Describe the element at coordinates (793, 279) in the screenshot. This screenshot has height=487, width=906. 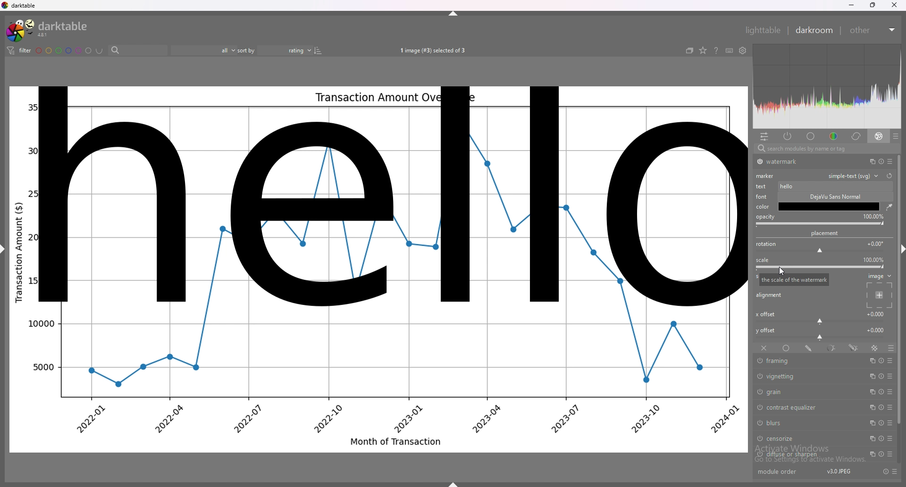
I see `scale watermark` at that location.